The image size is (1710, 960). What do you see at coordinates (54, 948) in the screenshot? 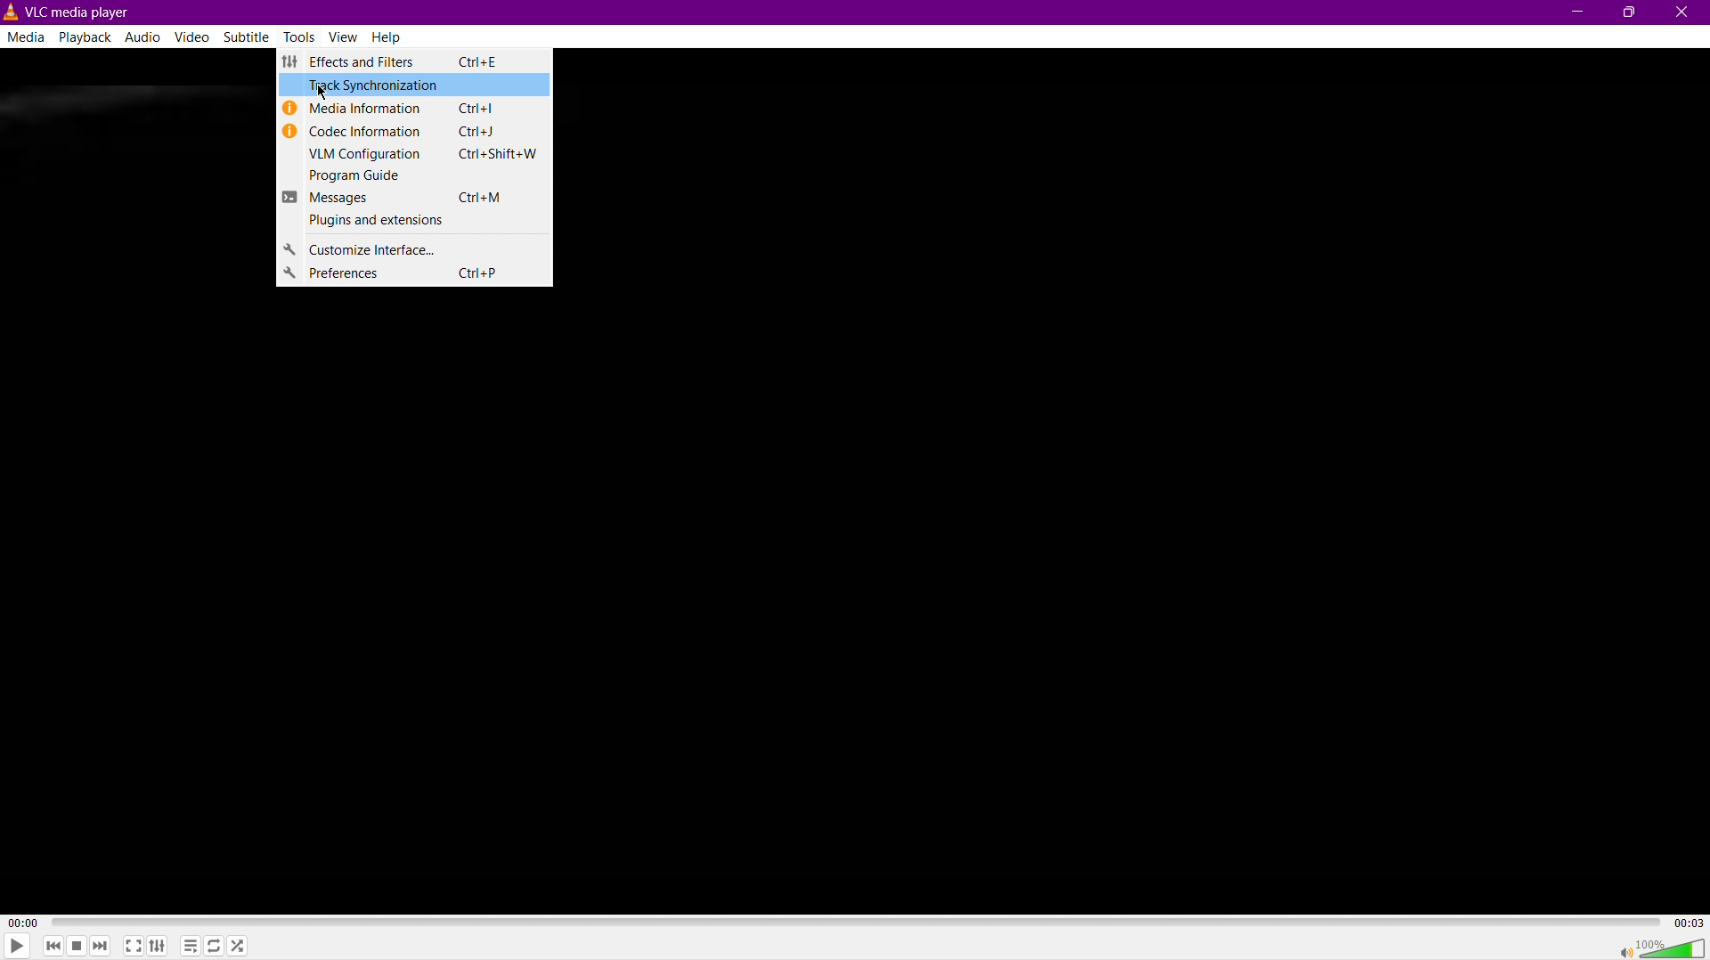
I see `skip back` at bounding box center [54, 948].